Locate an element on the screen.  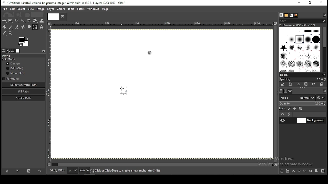
opacity is located at coordinates (302, 104).